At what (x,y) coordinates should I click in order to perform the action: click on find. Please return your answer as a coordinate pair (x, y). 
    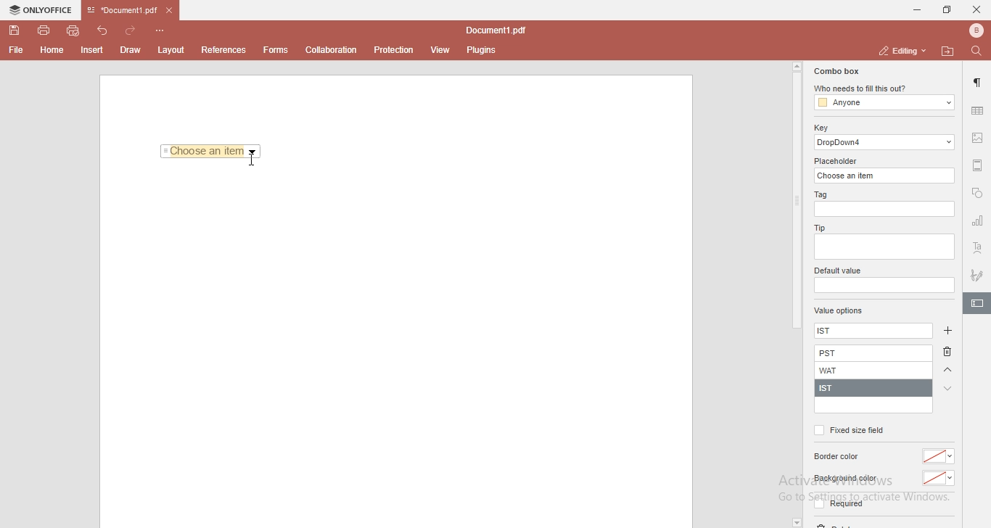
    Looking at the image, I should click on (979, 50).